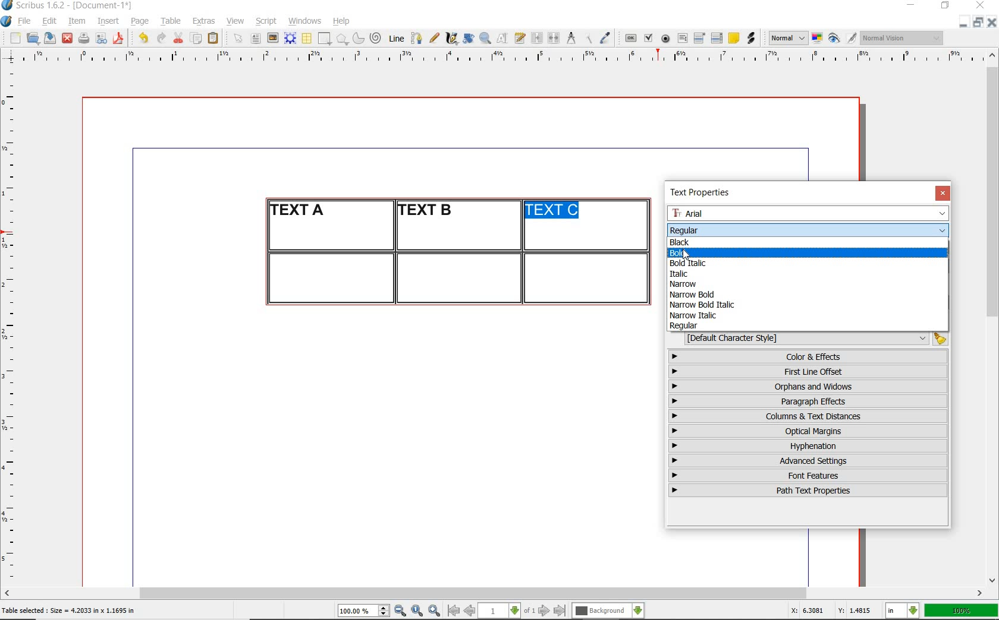 The image size is (999, 620). Describe the element at coordinates (307, 39) in the screenshot. I see `table` at that location.